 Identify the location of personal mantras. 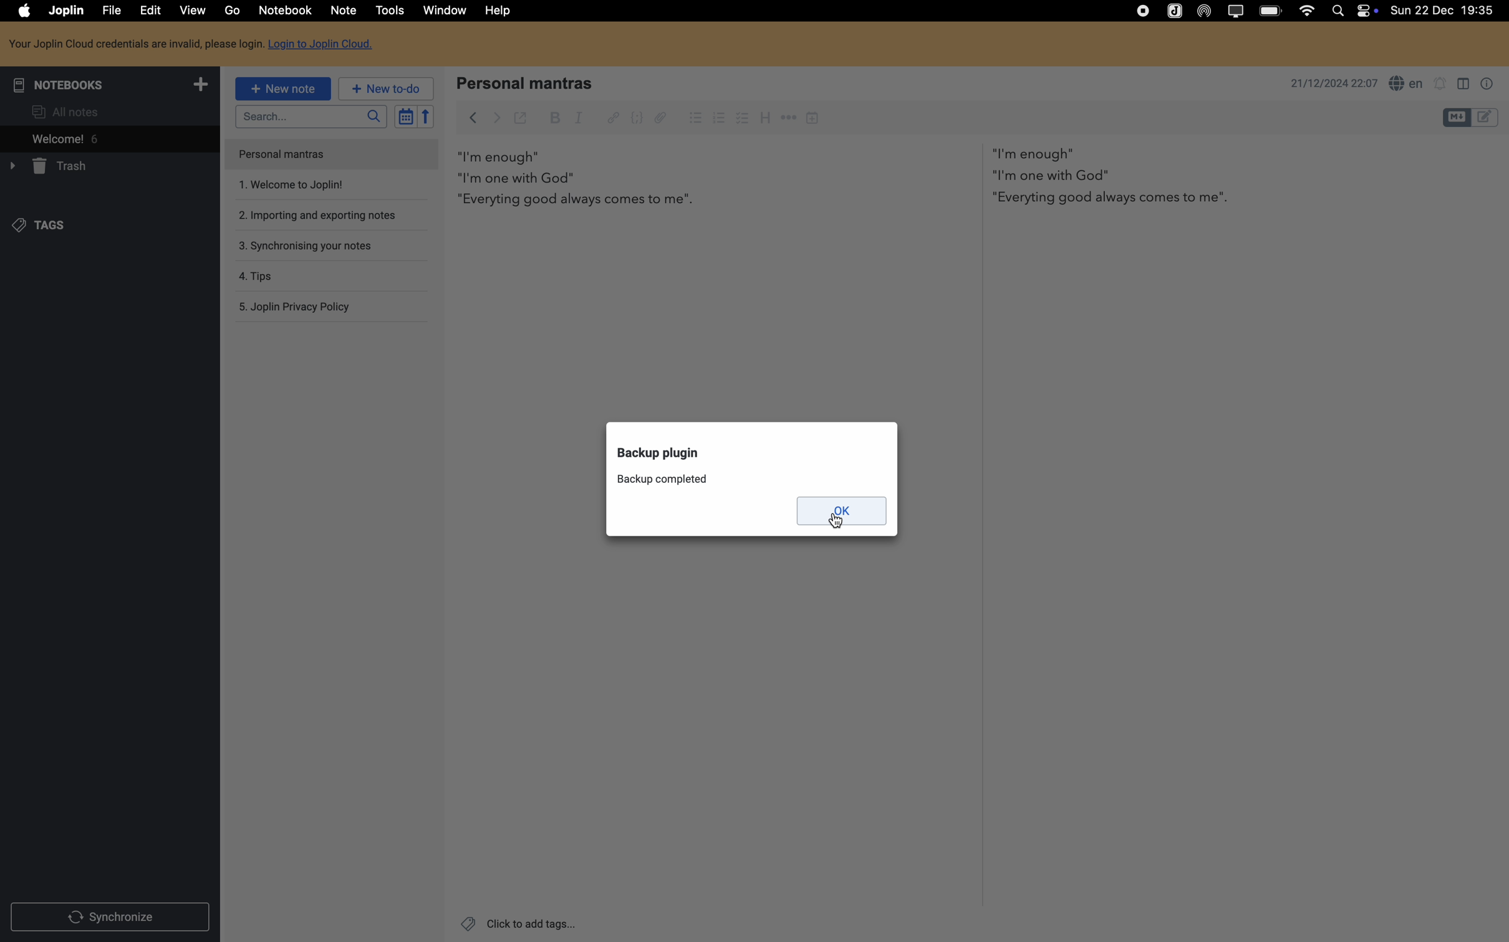
(526, 82).